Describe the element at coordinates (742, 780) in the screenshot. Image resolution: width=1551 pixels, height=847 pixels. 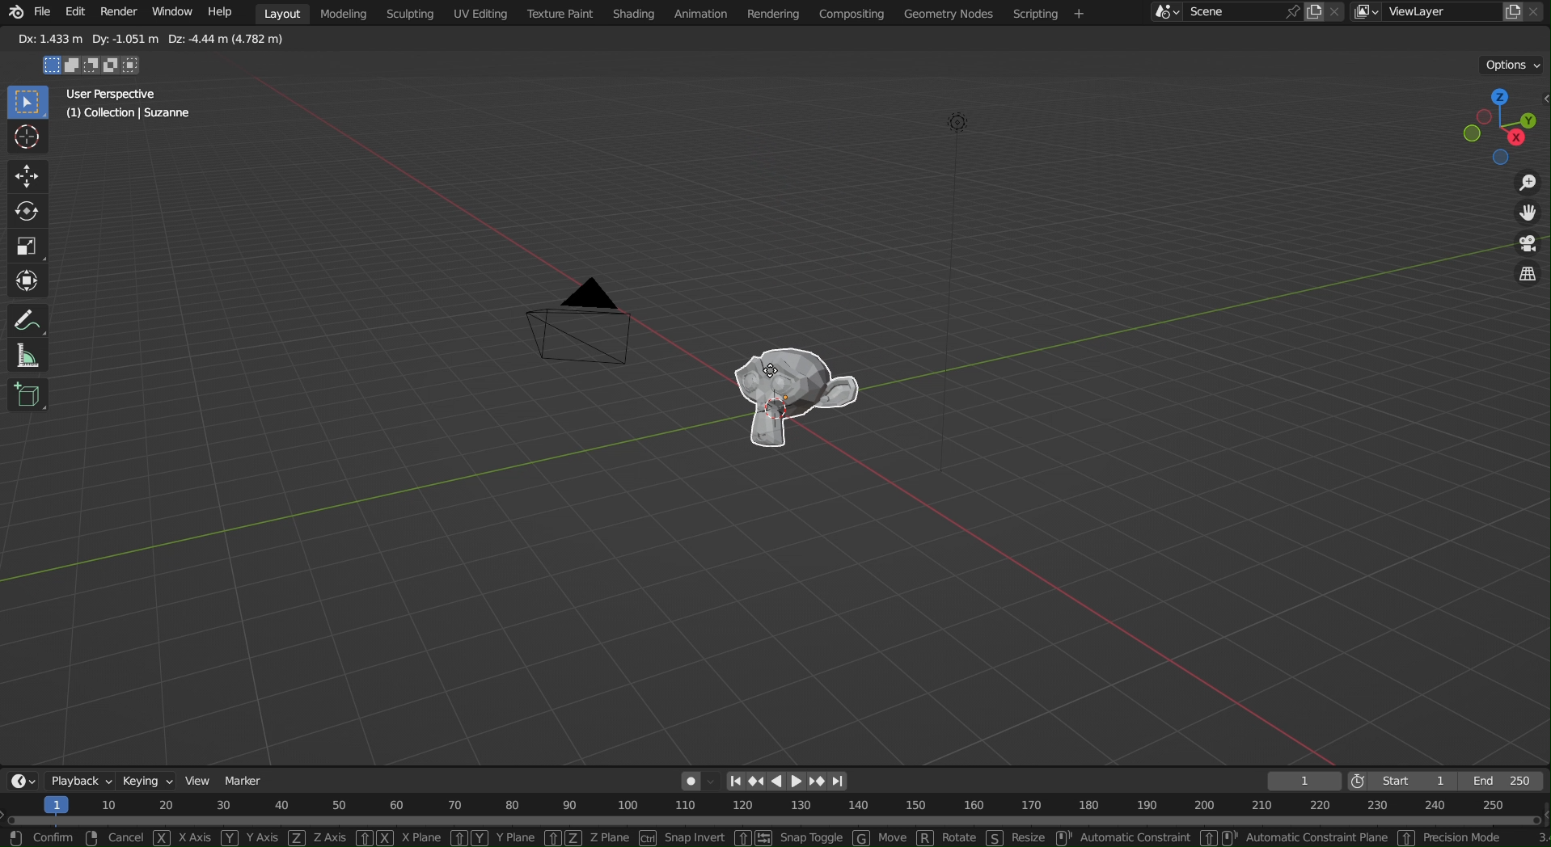
I see `first` at that location.